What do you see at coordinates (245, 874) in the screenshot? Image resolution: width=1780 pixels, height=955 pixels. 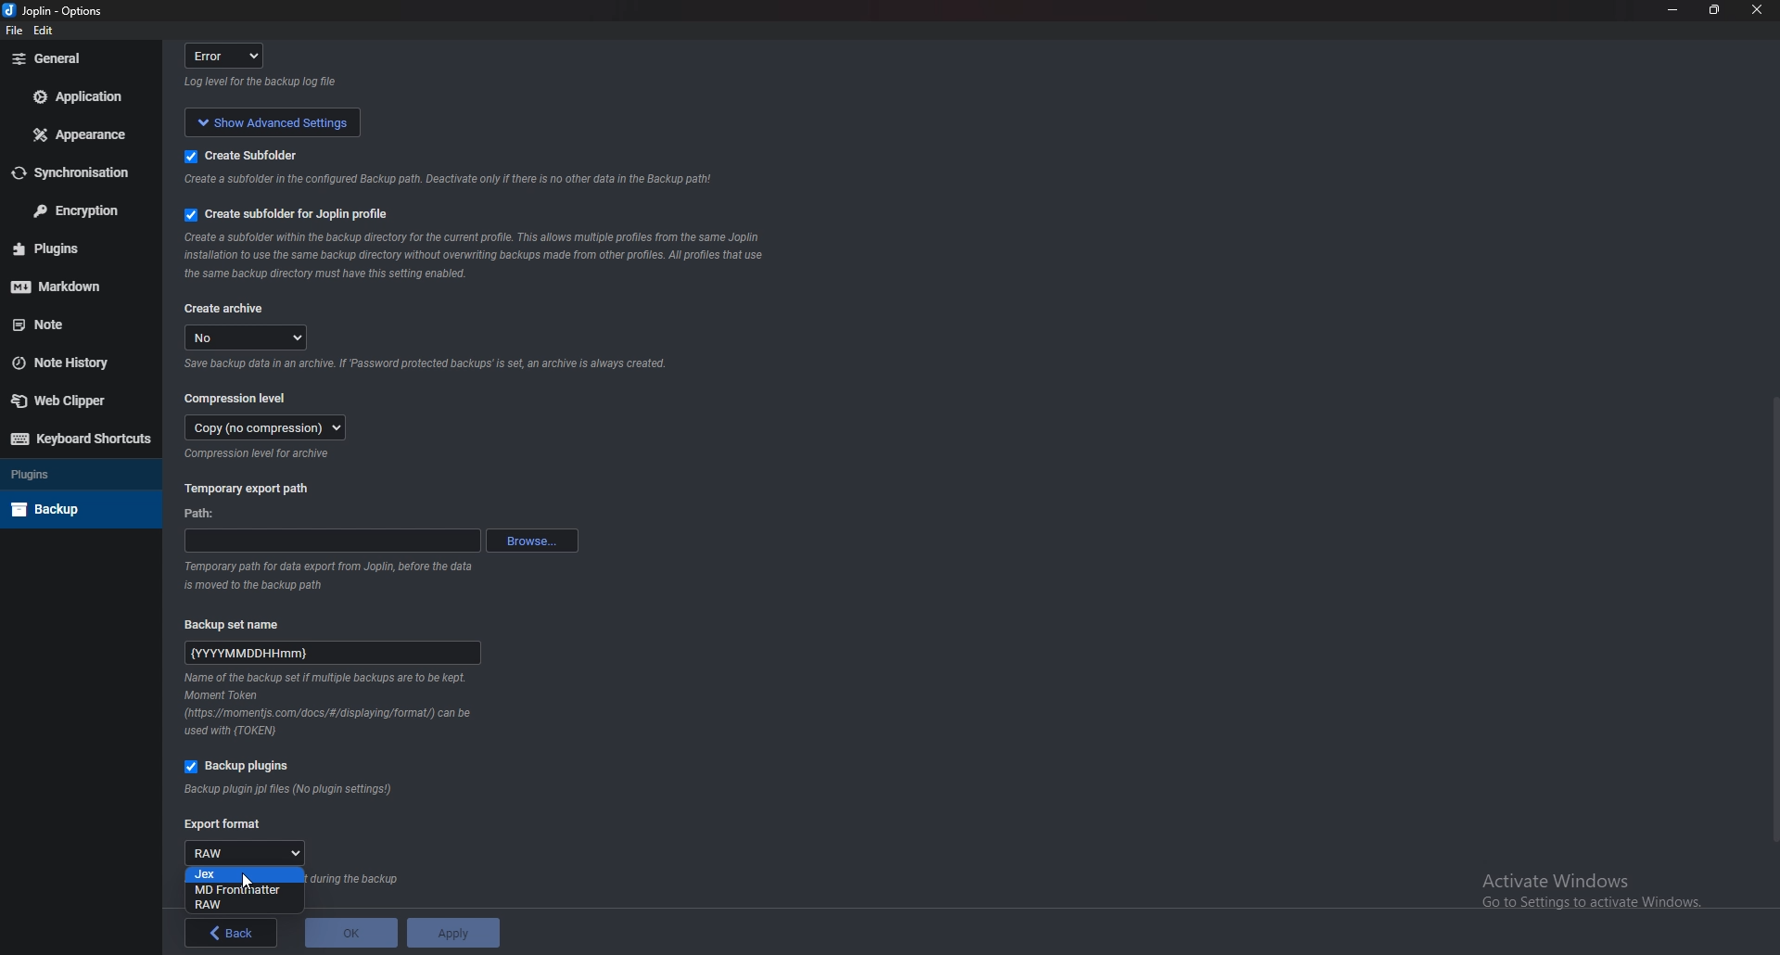 I see `jex` at bounding box center [245, 874].